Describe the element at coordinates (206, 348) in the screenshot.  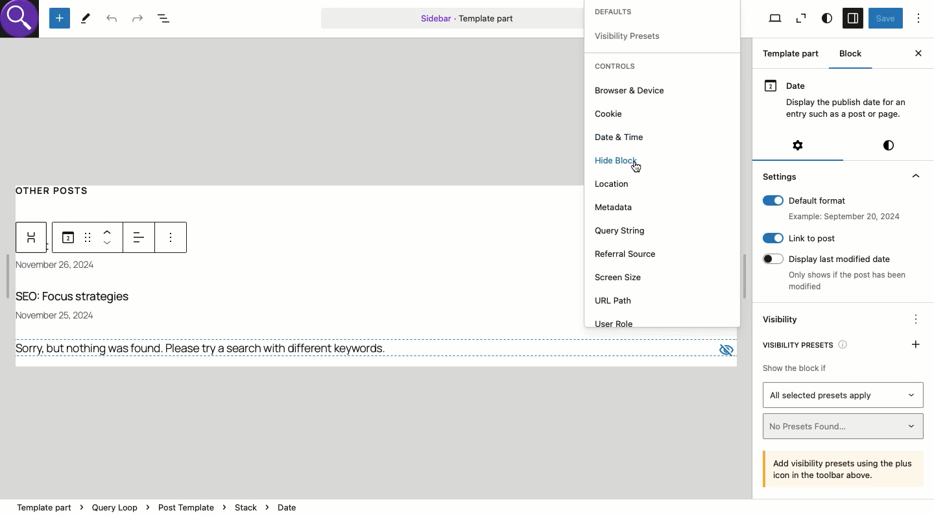
I see `No results` at that location.